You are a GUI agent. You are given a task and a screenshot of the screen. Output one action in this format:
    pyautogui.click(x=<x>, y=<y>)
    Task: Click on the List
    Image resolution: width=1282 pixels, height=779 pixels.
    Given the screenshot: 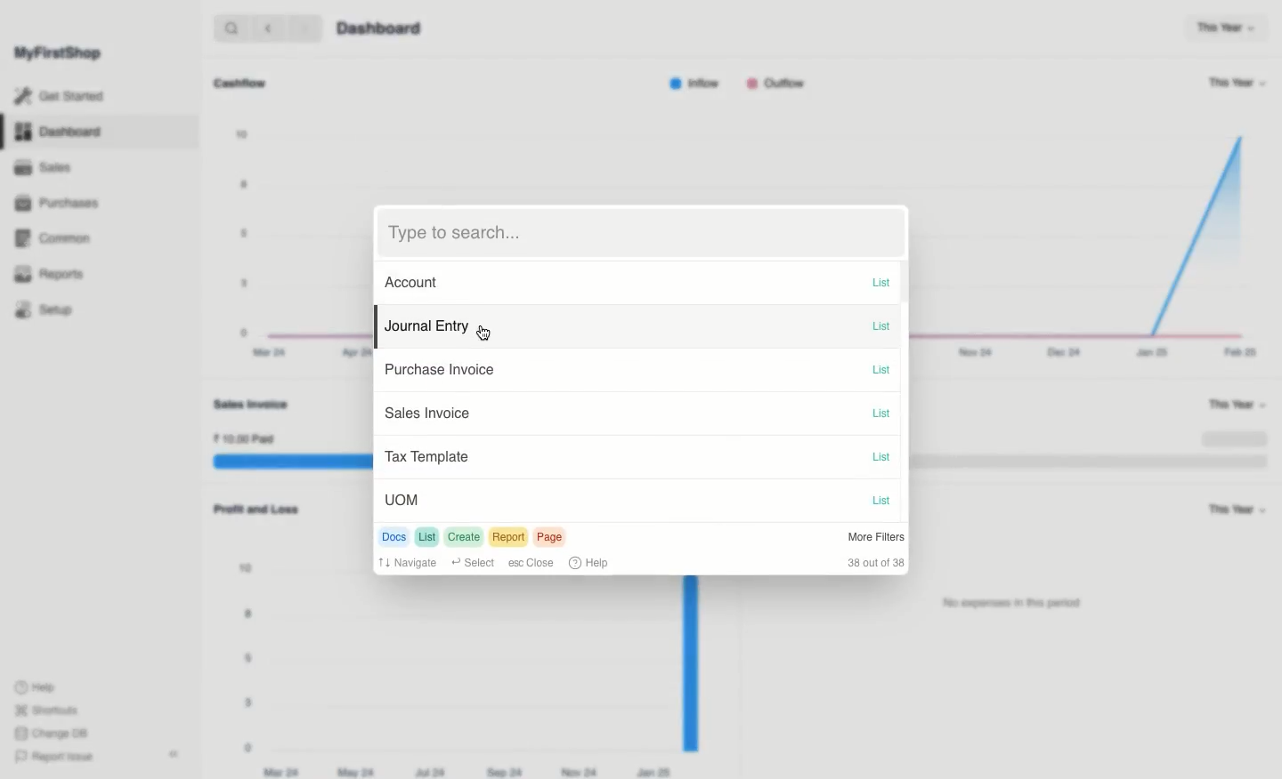 What is the action you would take?
    pyautogui.click(x=876, y=458)
    